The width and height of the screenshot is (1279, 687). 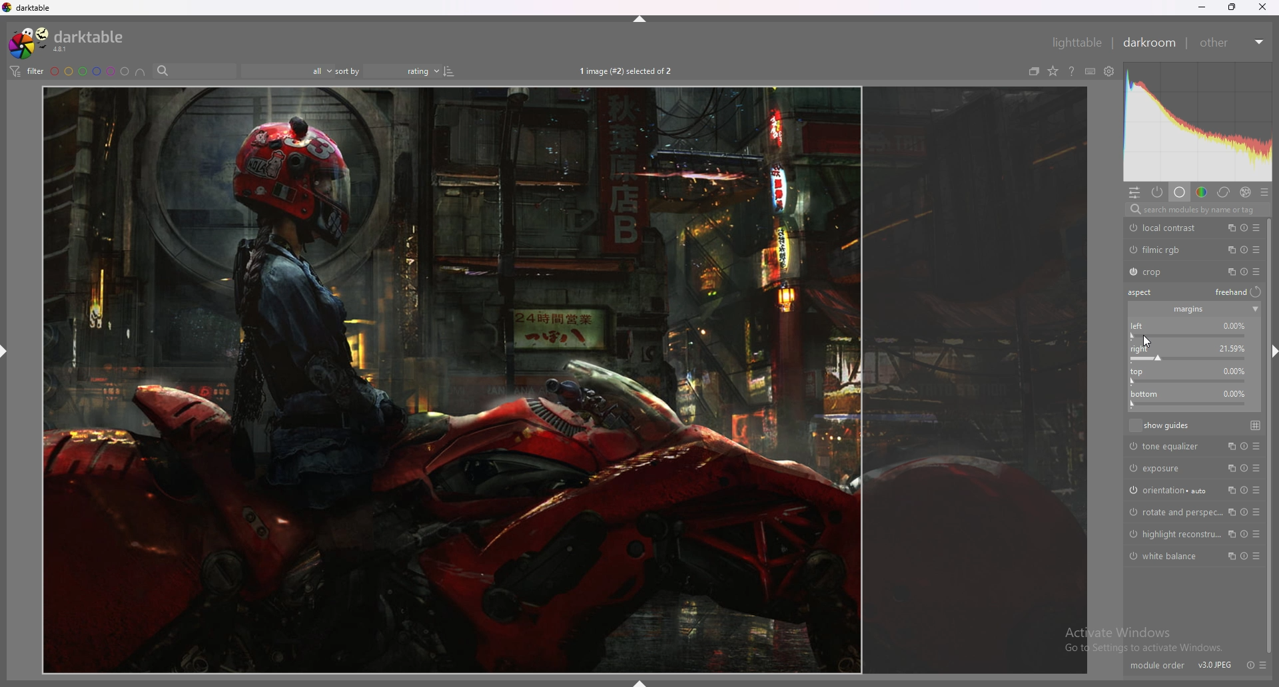 What do you see at coordinates (1174, 534) in the screenshot?
I see `highlight reconstruction` at bounding box center [1174, 534].